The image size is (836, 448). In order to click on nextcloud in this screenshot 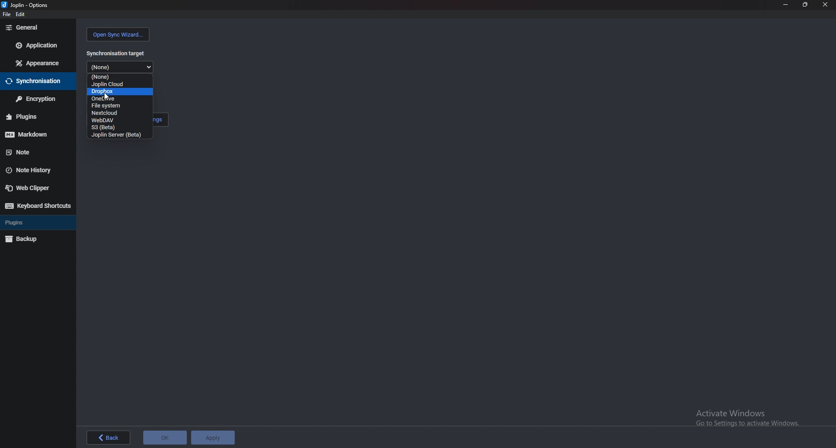, I will do `click(111, 113)`.